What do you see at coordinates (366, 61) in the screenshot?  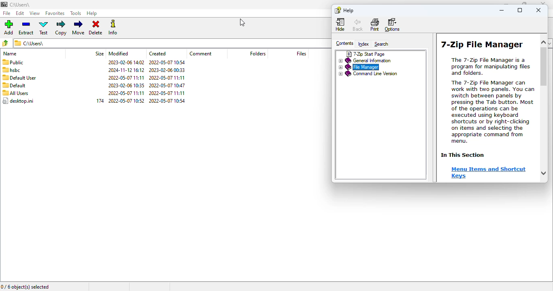 I see `general information` at bounding box center [366, 61].